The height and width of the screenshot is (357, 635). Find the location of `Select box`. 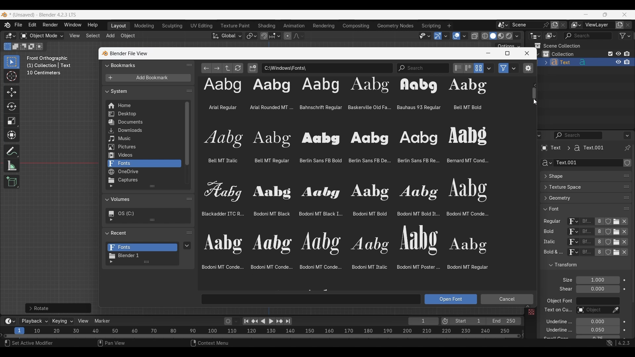

Select box is located at coordinates (12, 62).